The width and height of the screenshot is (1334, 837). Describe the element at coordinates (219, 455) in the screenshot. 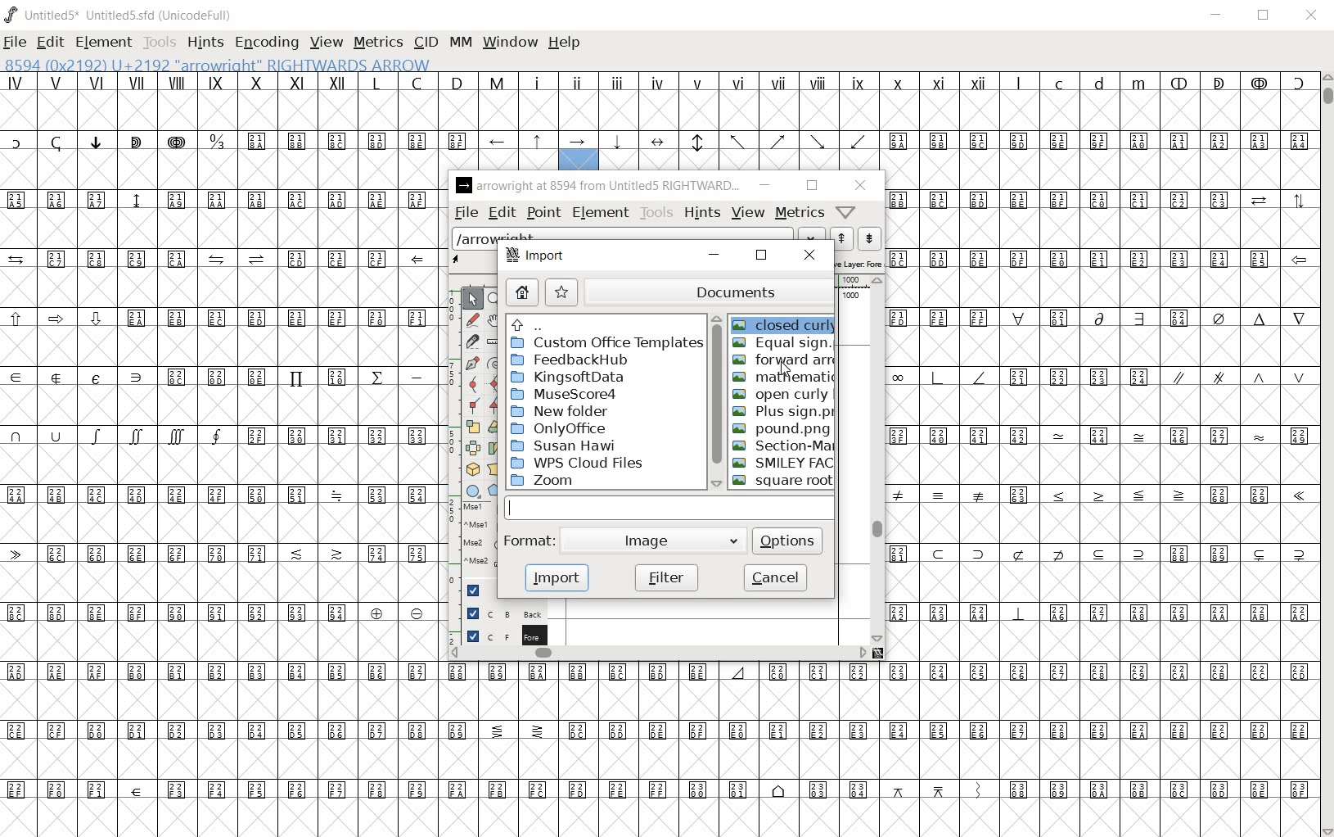

I see `glyph characters` at that location.